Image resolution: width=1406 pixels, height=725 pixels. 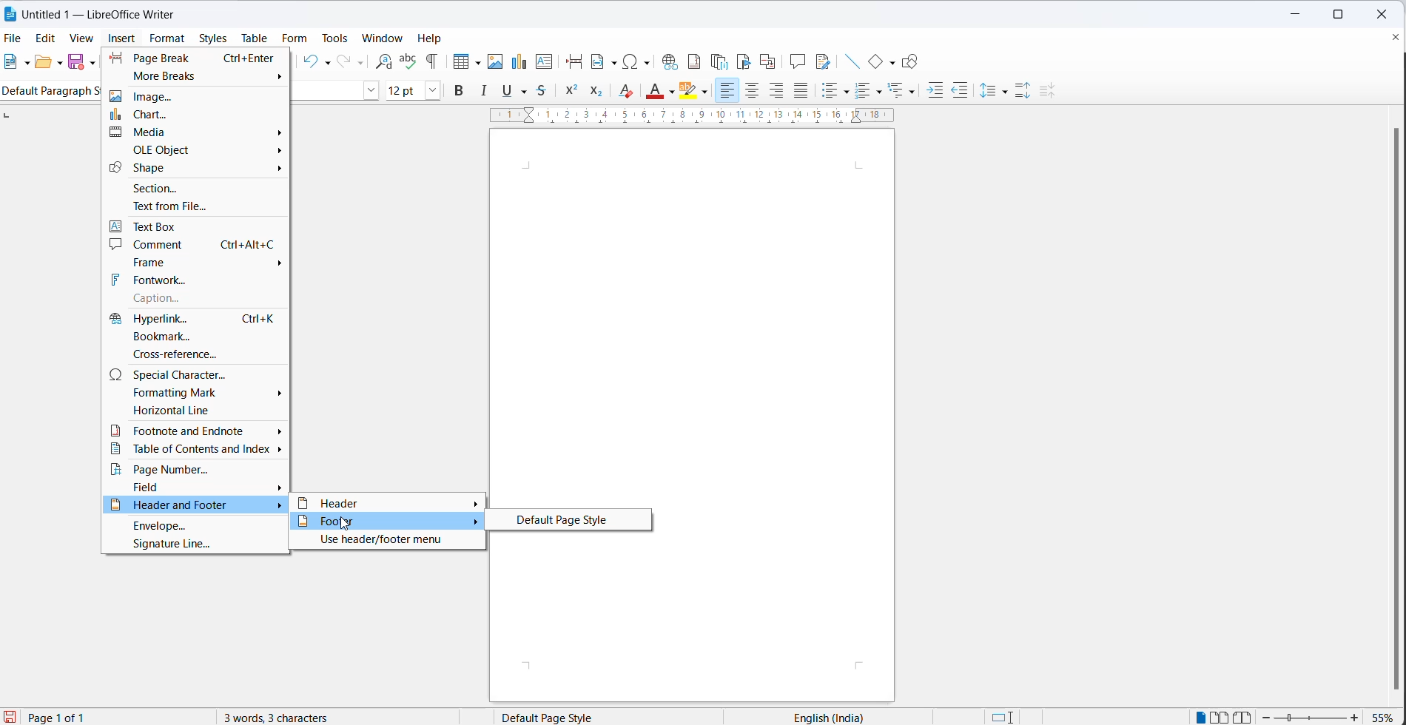 What do you see at coordinates (25, 64) in the screenshot?
I see `file options` at bounding box center [25, 64].